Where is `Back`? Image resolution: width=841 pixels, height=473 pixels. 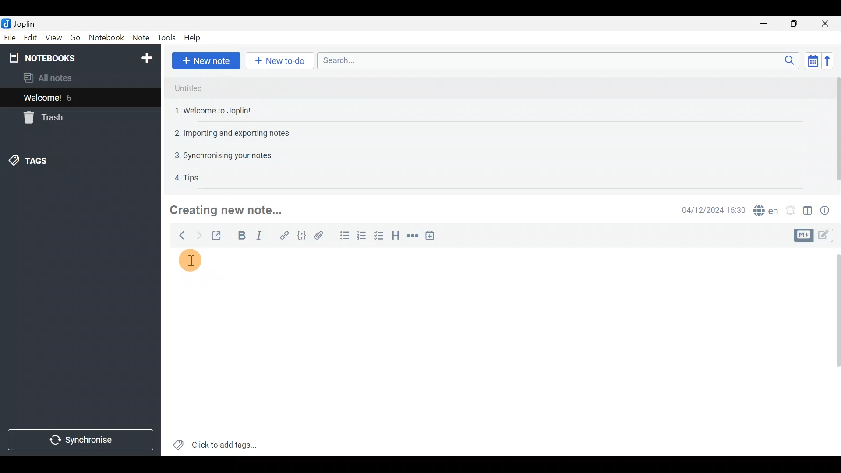
Back is located at coordinates (179, 237).